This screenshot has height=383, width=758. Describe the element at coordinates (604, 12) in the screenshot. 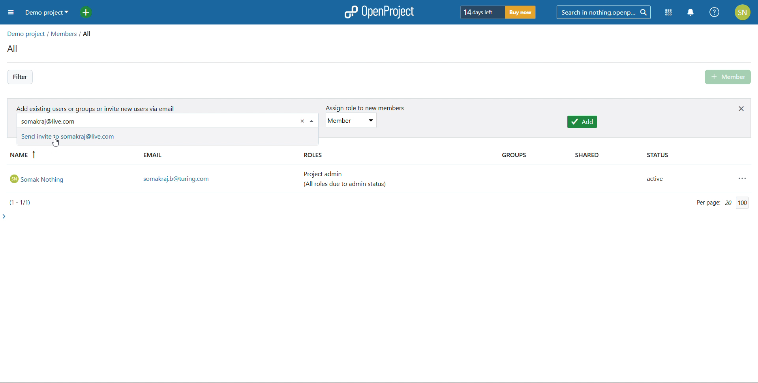

I see `search` at that location.